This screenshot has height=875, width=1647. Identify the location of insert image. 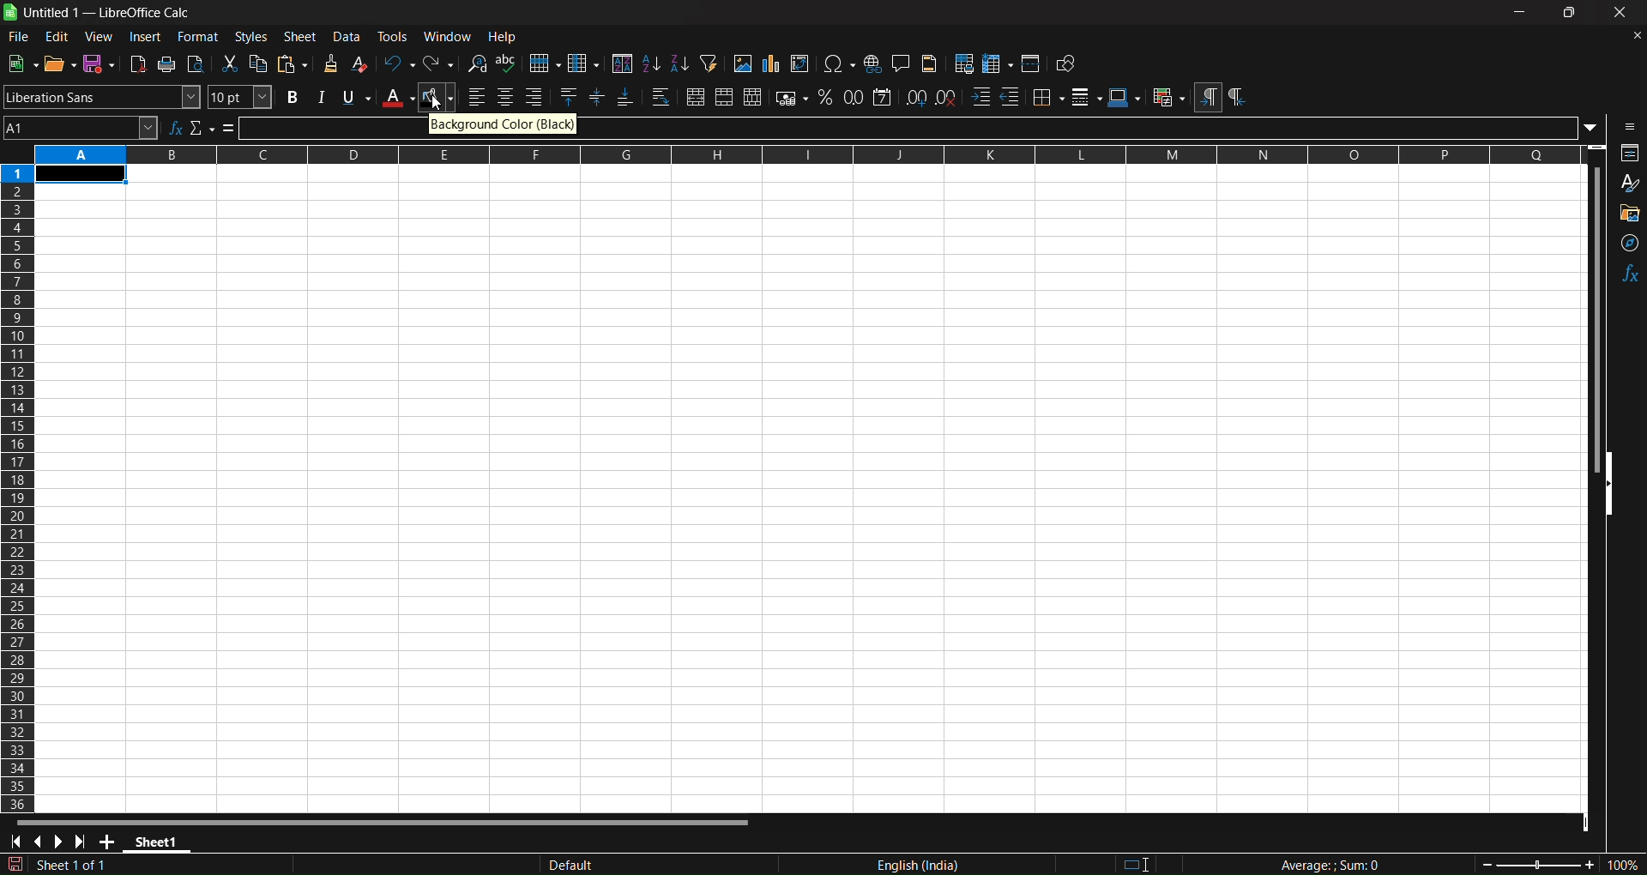
(742, 63).